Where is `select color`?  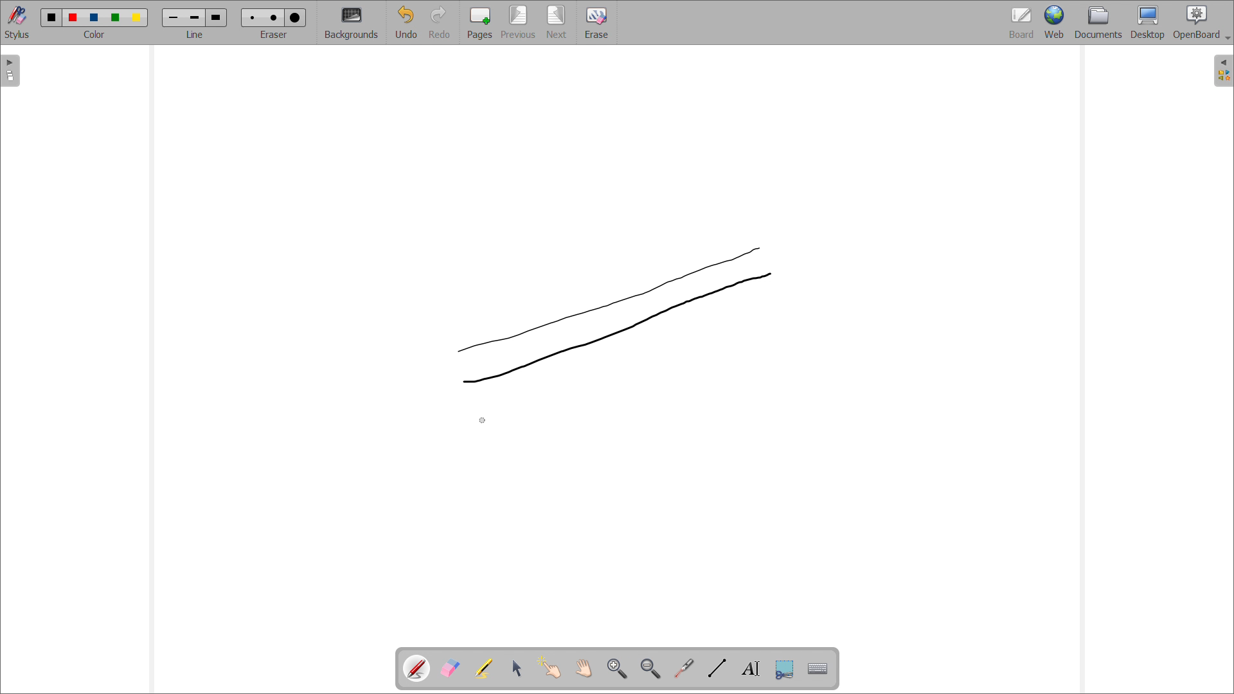 select color is located at coordinates (93, 35).